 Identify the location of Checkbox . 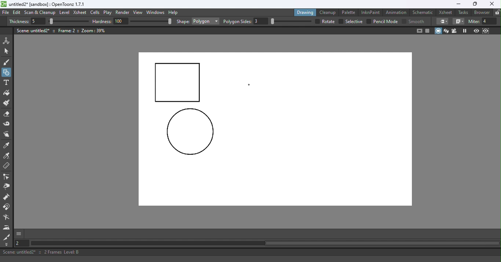
(404, 21).